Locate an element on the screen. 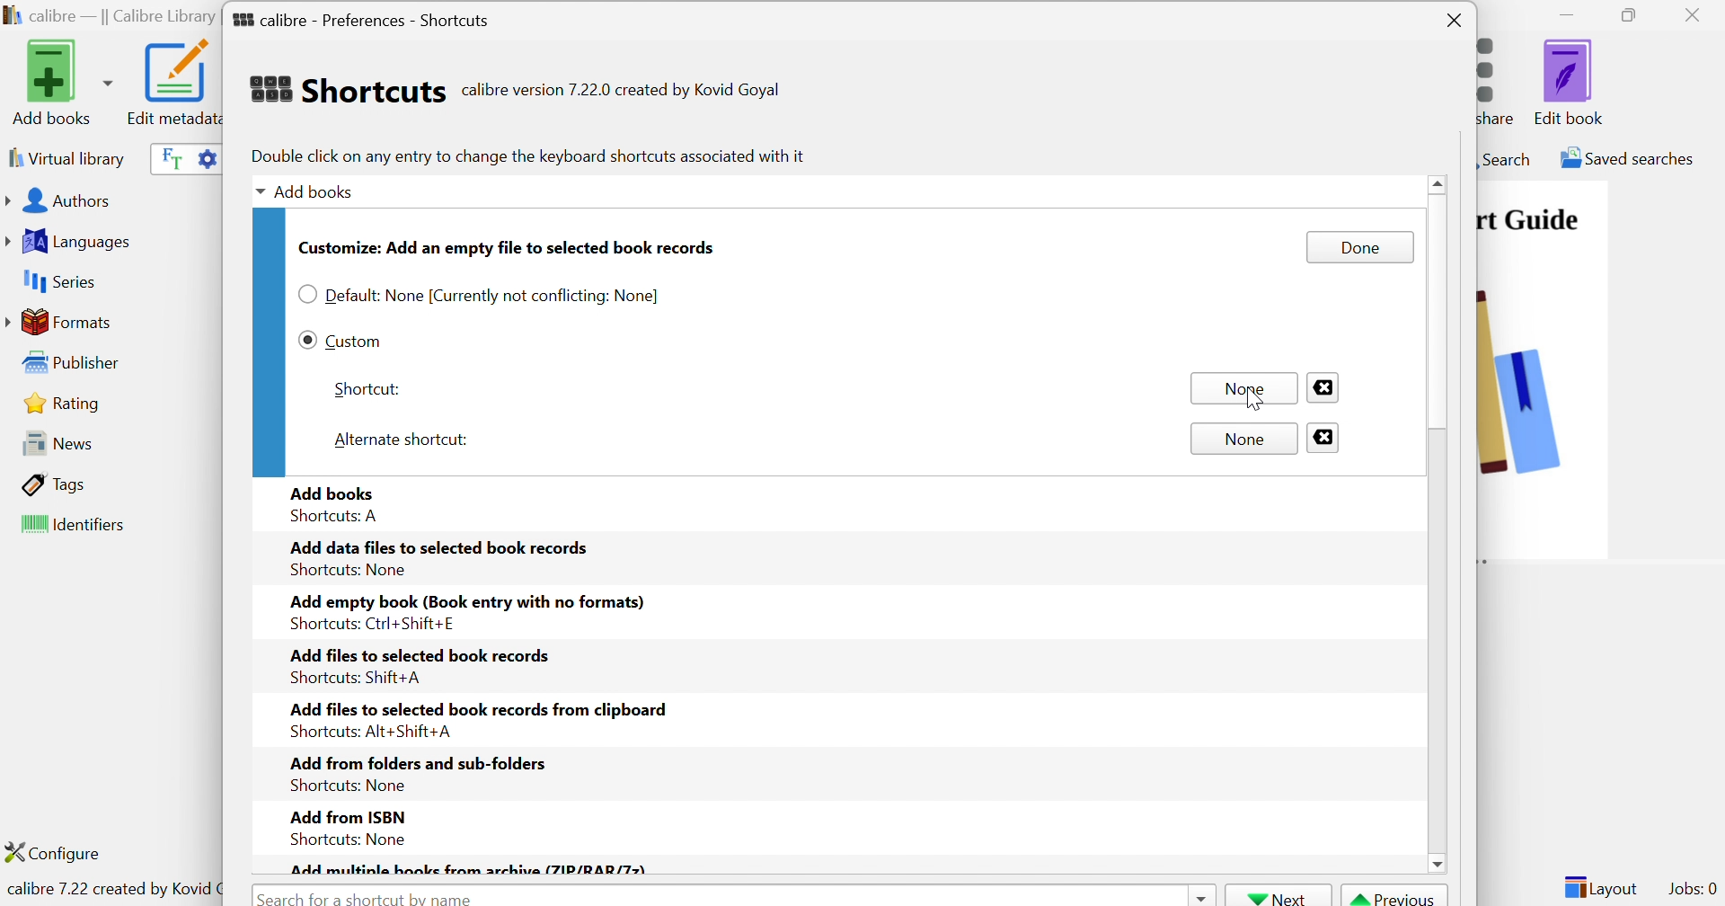  Shortcuts: None is located at coordinates (345, 786).